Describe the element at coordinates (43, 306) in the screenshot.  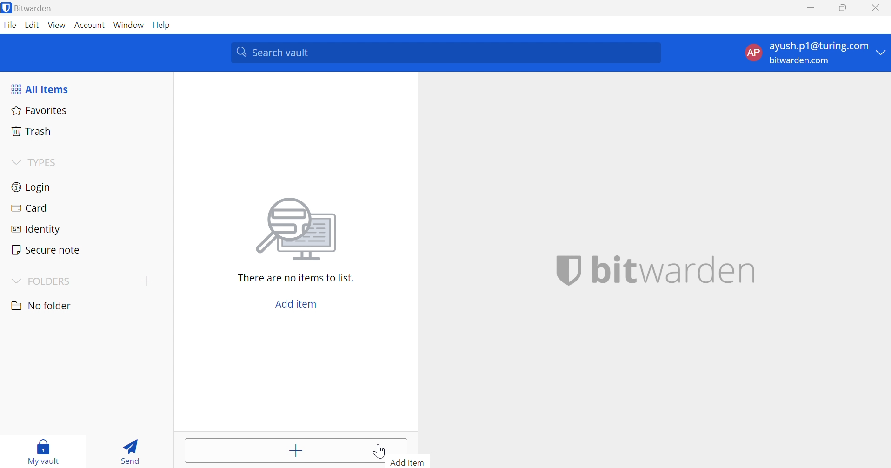
I see `No folder` at that location.